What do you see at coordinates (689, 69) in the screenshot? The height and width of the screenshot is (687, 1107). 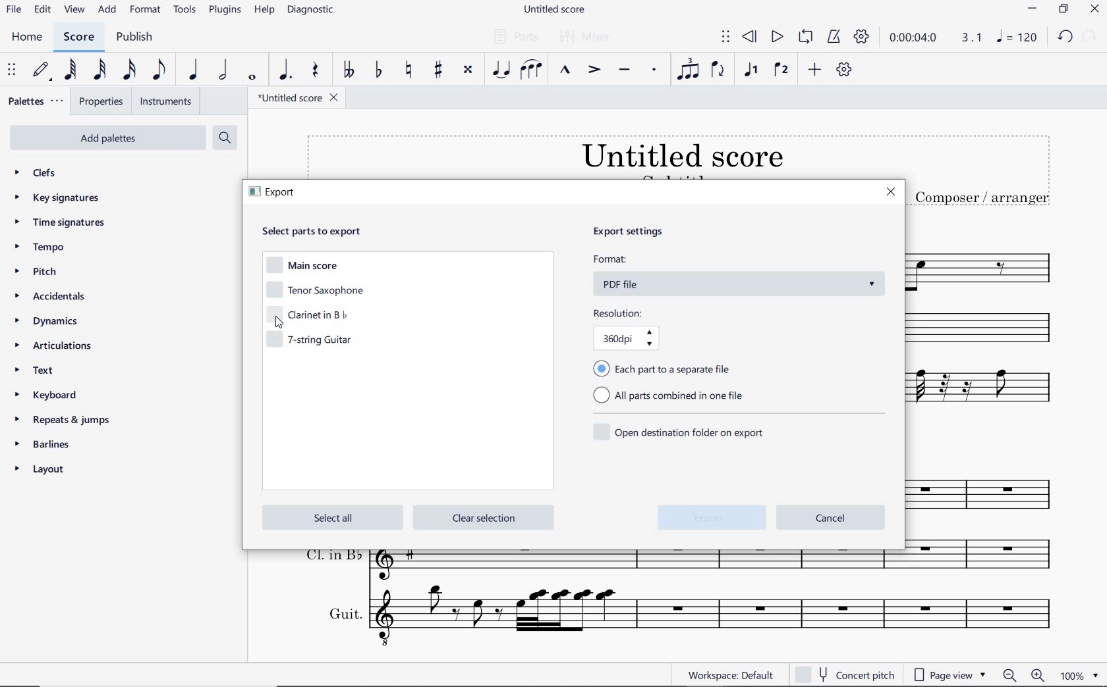 I see `TUPLET` at bounding box center [689, 69].